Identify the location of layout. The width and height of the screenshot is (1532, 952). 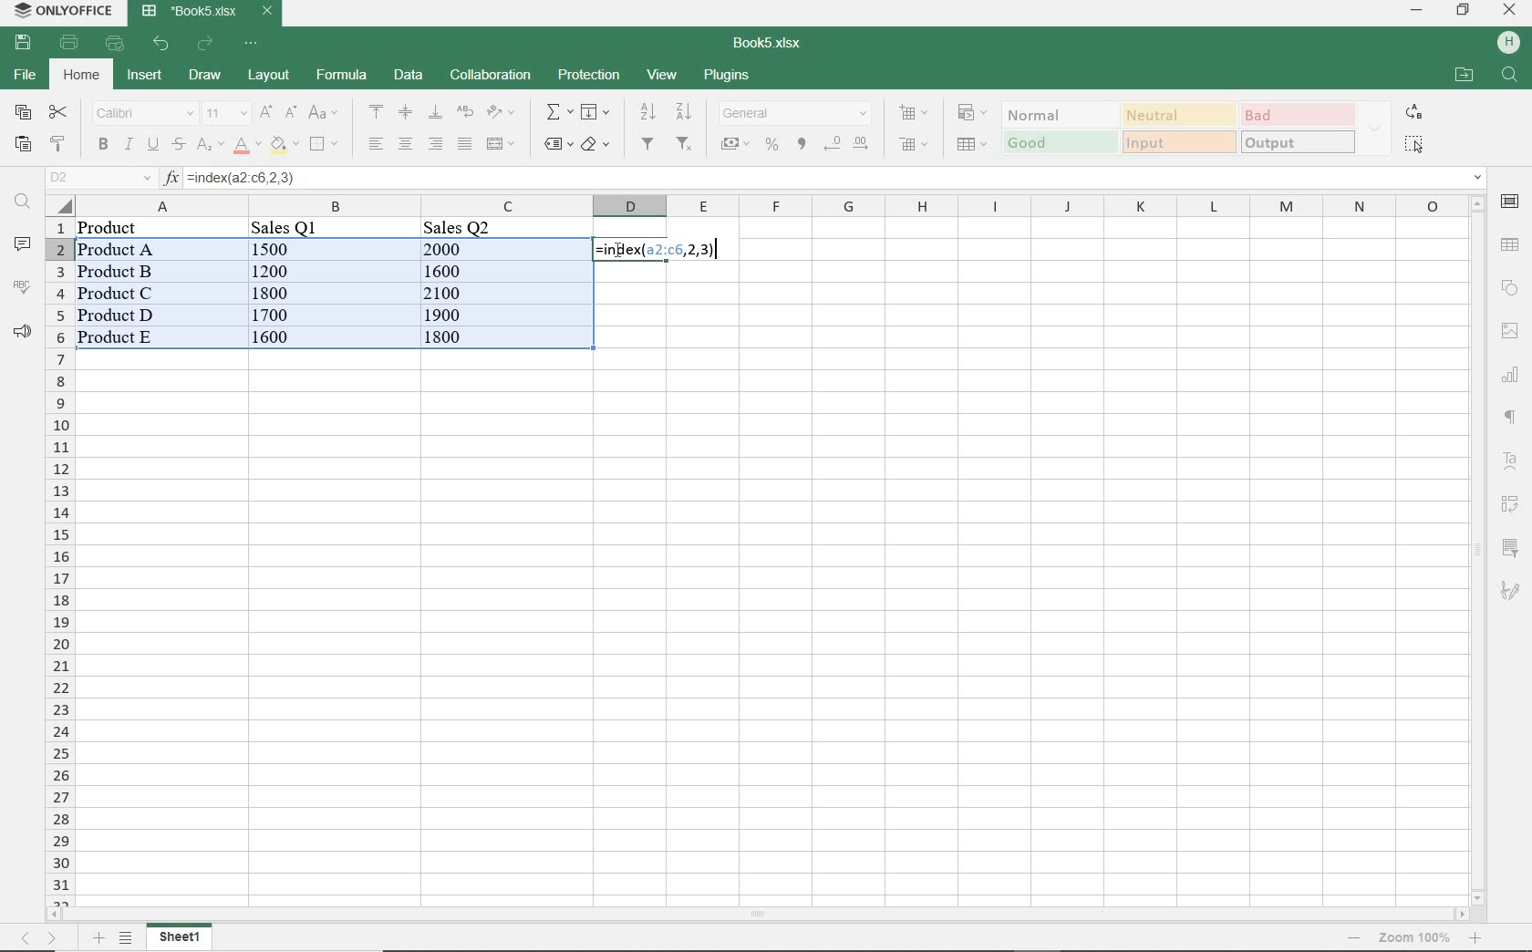
(271, 76).